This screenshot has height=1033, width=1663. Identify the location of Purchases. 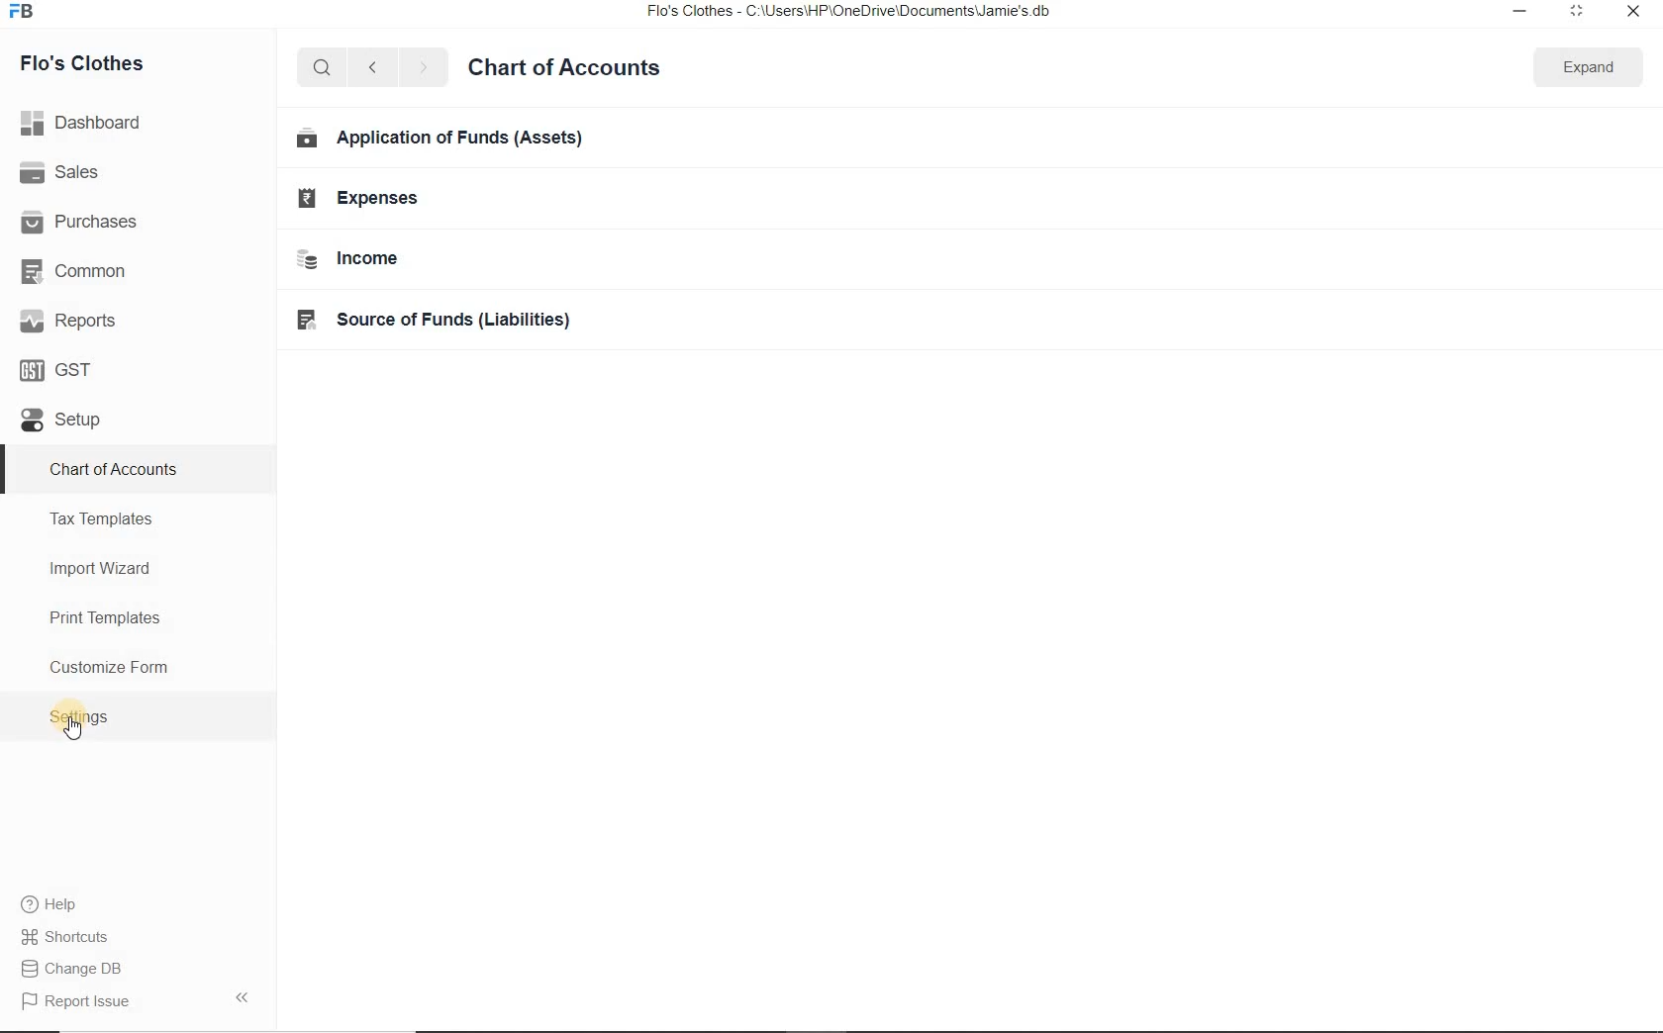
(89, 223).